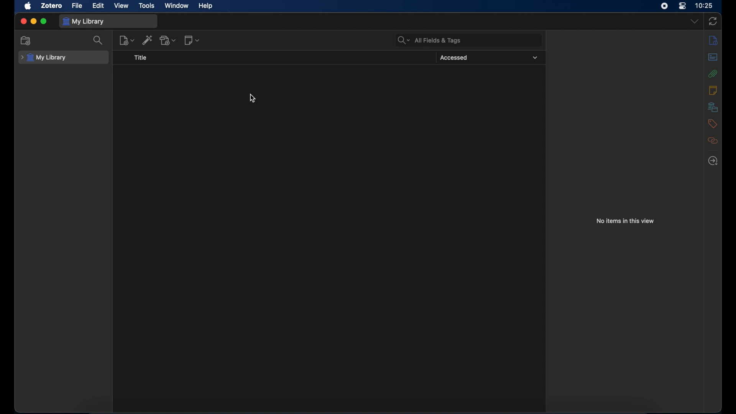 The height and width of the screenshot is (414, 736). What do you see at coordinates (454, 58) in the screenshot?
I see `accessed` at bounding box center [454, 58].